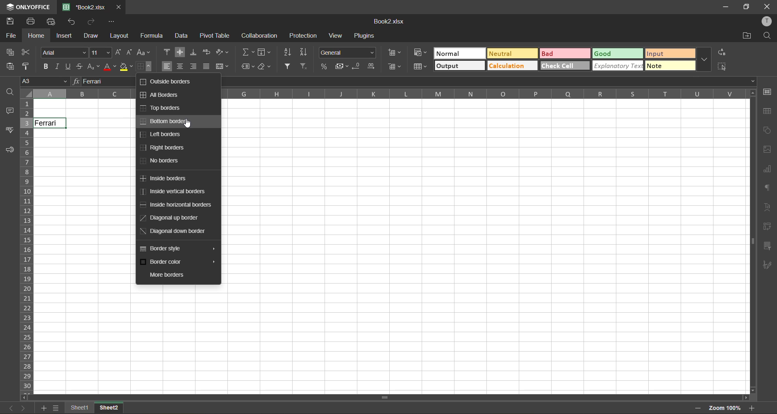 The image size is (777, 414). Describe the element at coordinates (391, 21) in the screenshot. I see `file name` at that location.